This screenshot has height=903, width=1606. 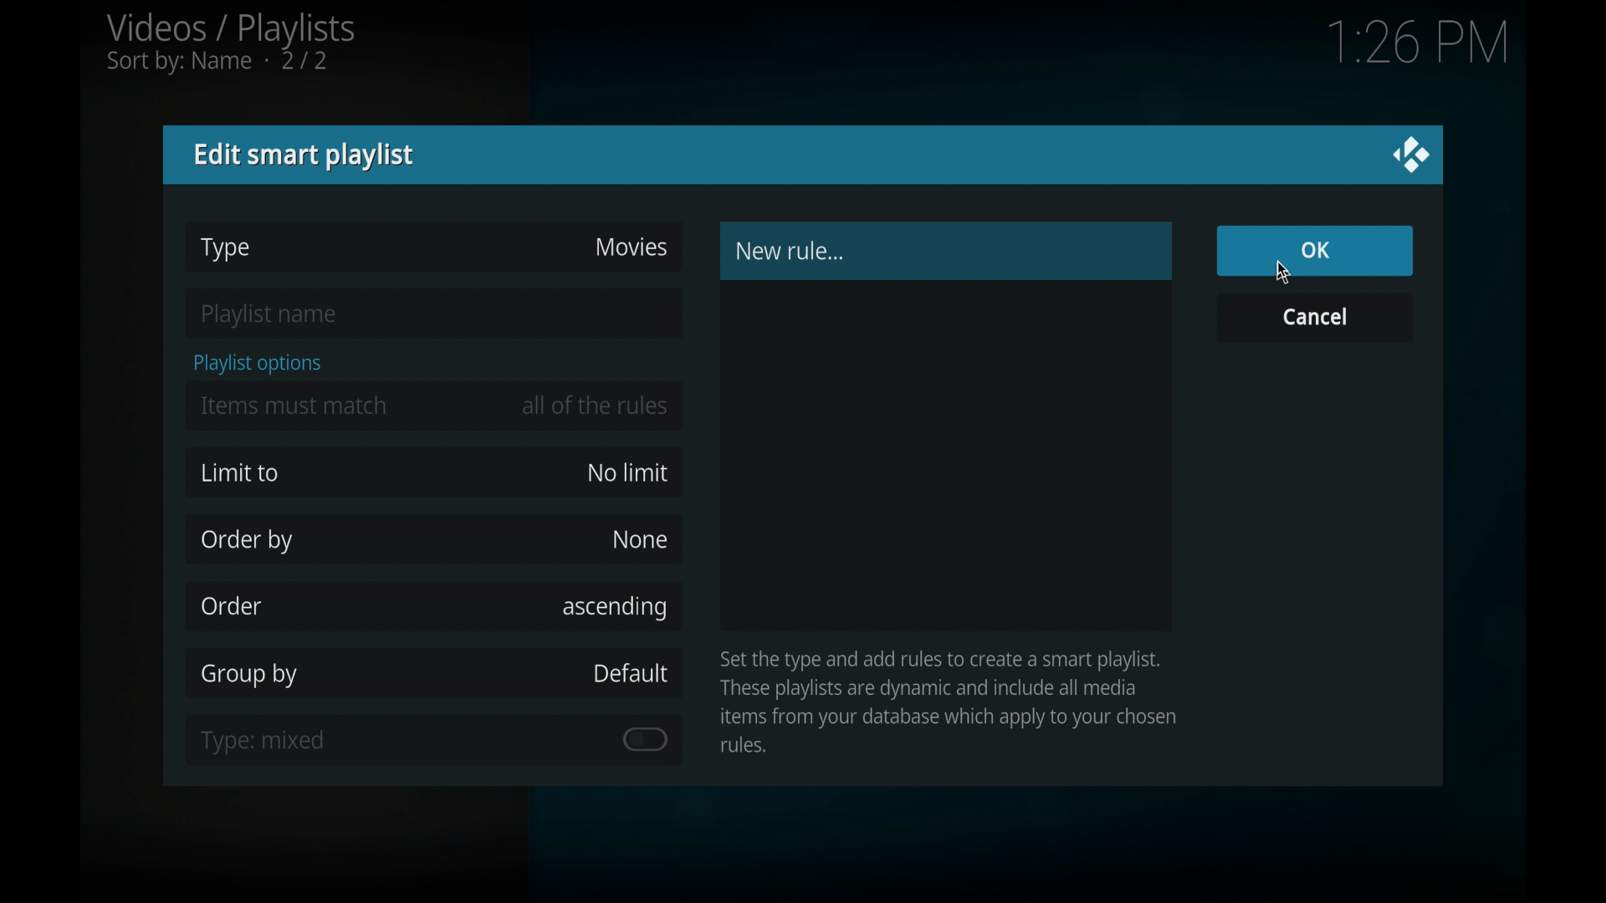 I want to click on cancel, so click(x=1316, y=316).